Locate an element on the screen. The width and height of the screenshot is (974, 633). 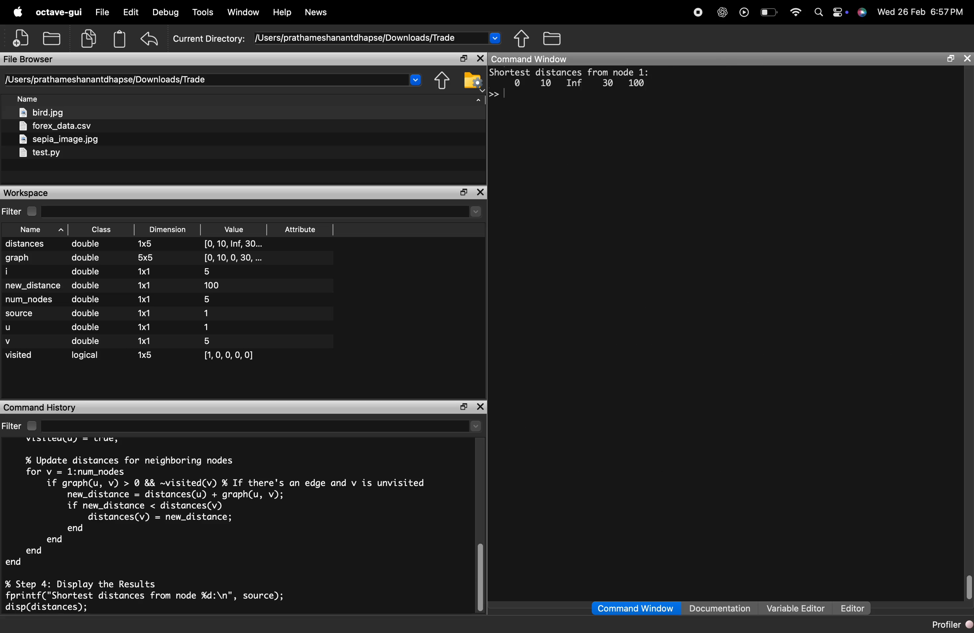
time and date is located at coordinates (923, 12).